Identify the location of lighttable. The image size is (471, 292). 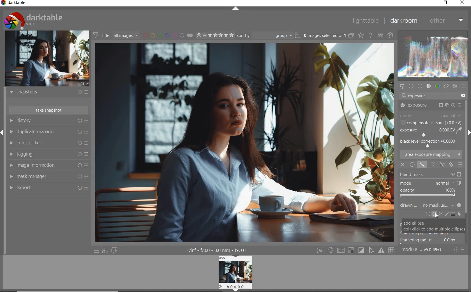
(366, 20).